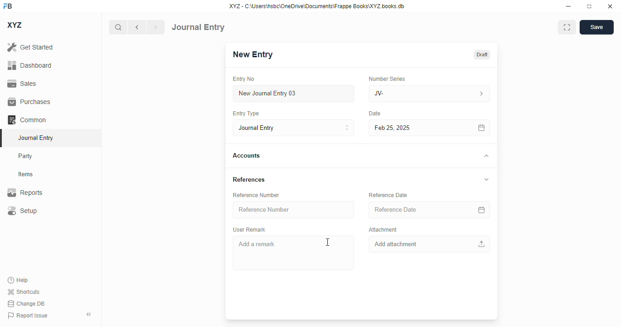 This screenshot has height=327, width=621. Describe the element at coordinates (292, 128) in the screenshot. I see `entry type` at that location.